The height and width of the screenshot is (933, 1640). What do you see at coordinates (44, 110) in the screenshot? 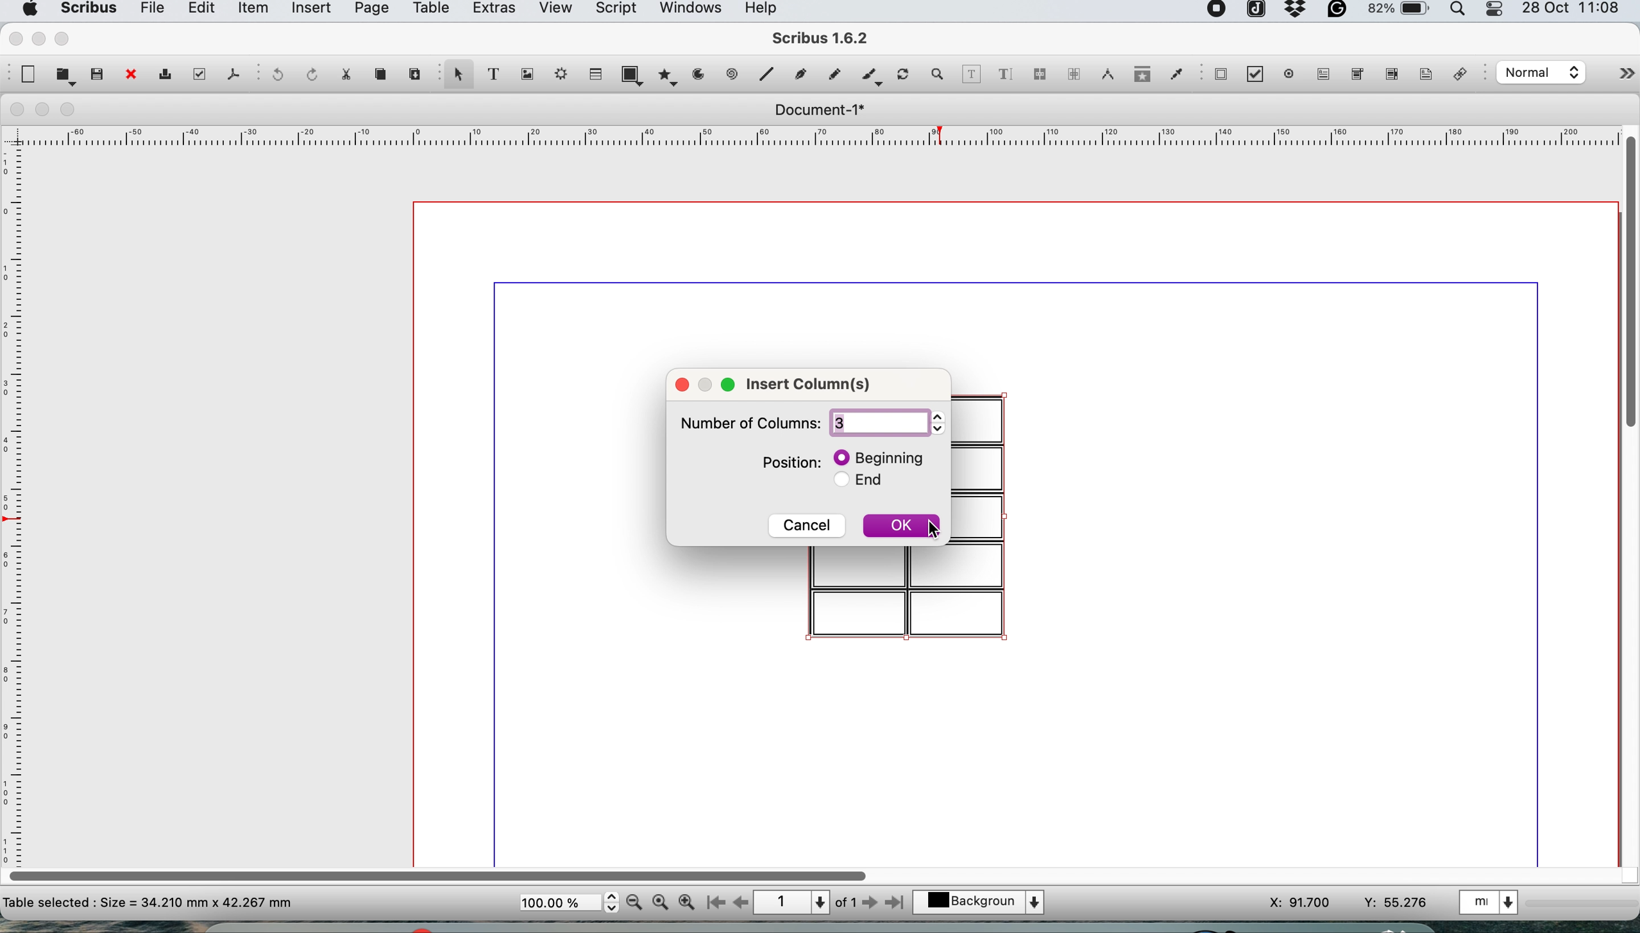
I see `minimise` at bounding box center [44, 110].